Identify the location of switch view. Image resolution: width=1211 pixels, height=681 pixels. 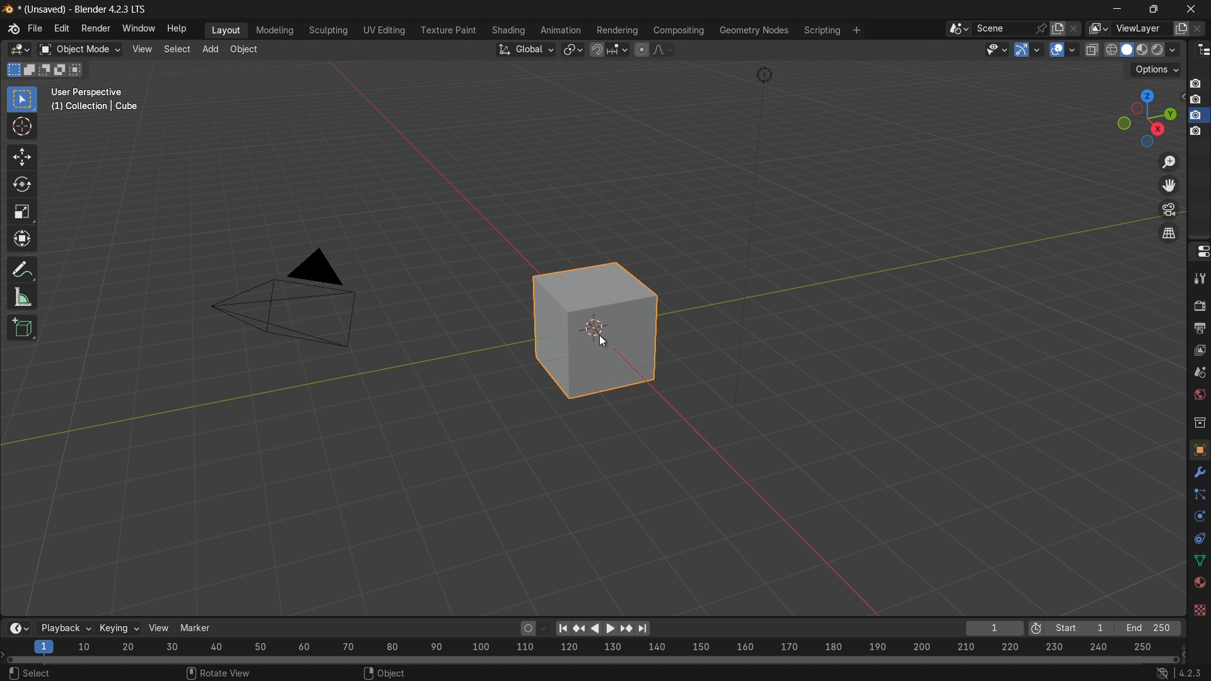
(1170, 233).